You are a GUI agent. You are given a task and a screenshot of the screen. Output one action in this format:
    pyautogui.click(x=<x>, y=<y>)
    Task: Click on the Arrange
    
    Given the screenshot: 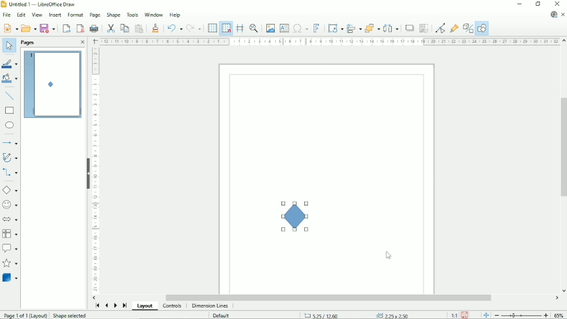 What is the action you would take?
    pyautogui.click(x=372, y=28)
    